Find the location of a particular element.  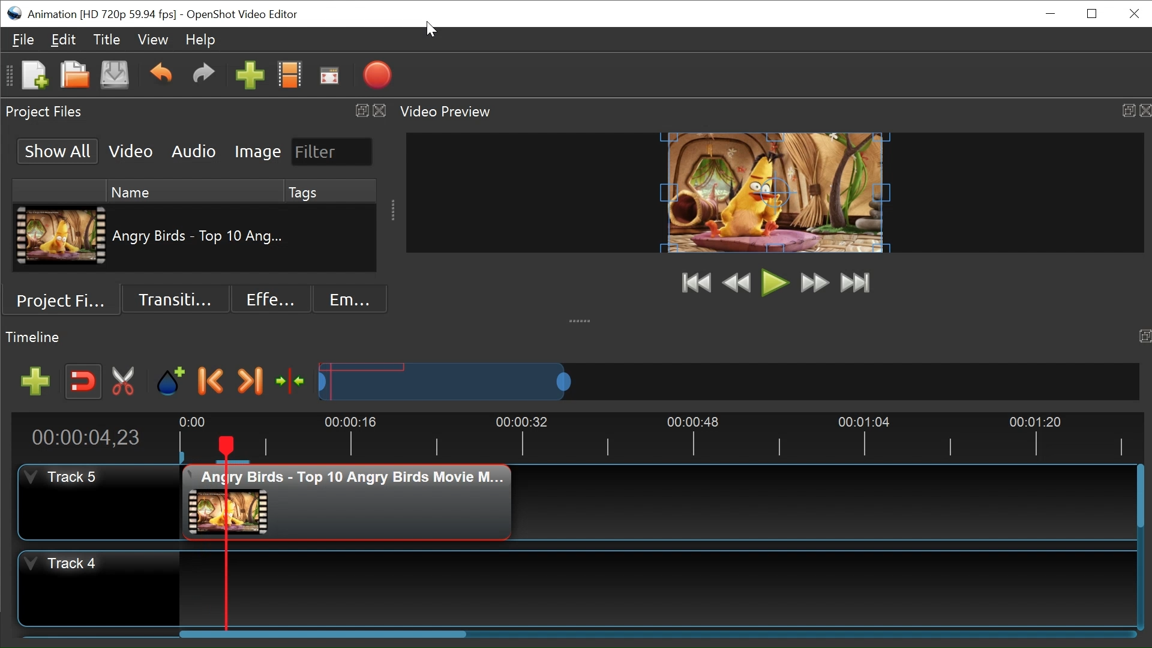

Zoom Slider is located at coordinates (729, 381).